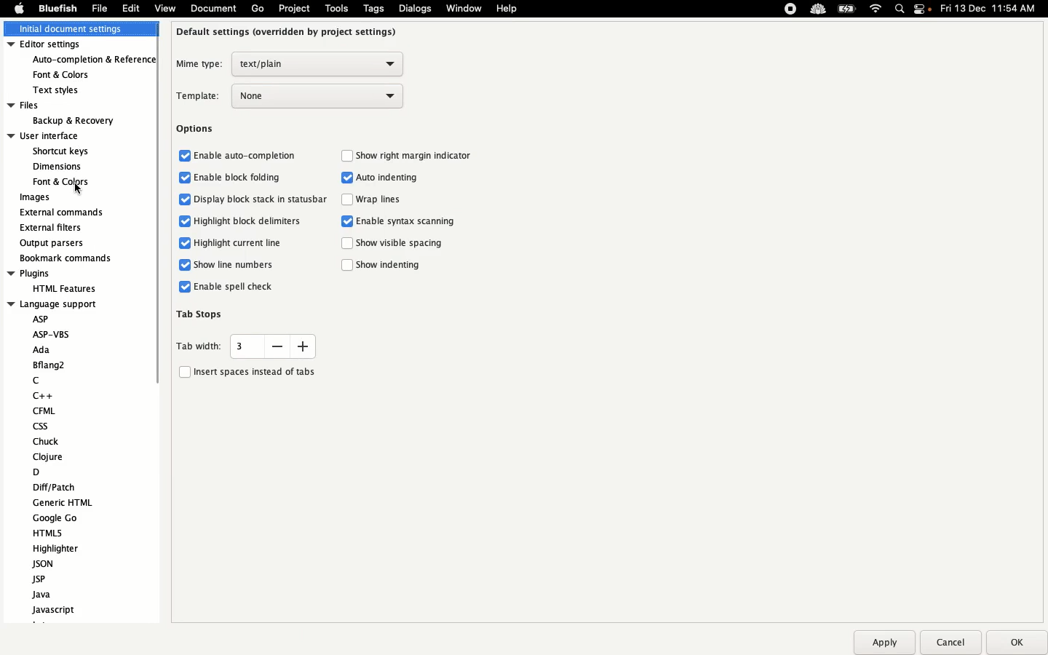 This screenshot has height=655, width=1048. Describe the element at coordinates (36, 198) in the screenshot. I see `Images` at that location.